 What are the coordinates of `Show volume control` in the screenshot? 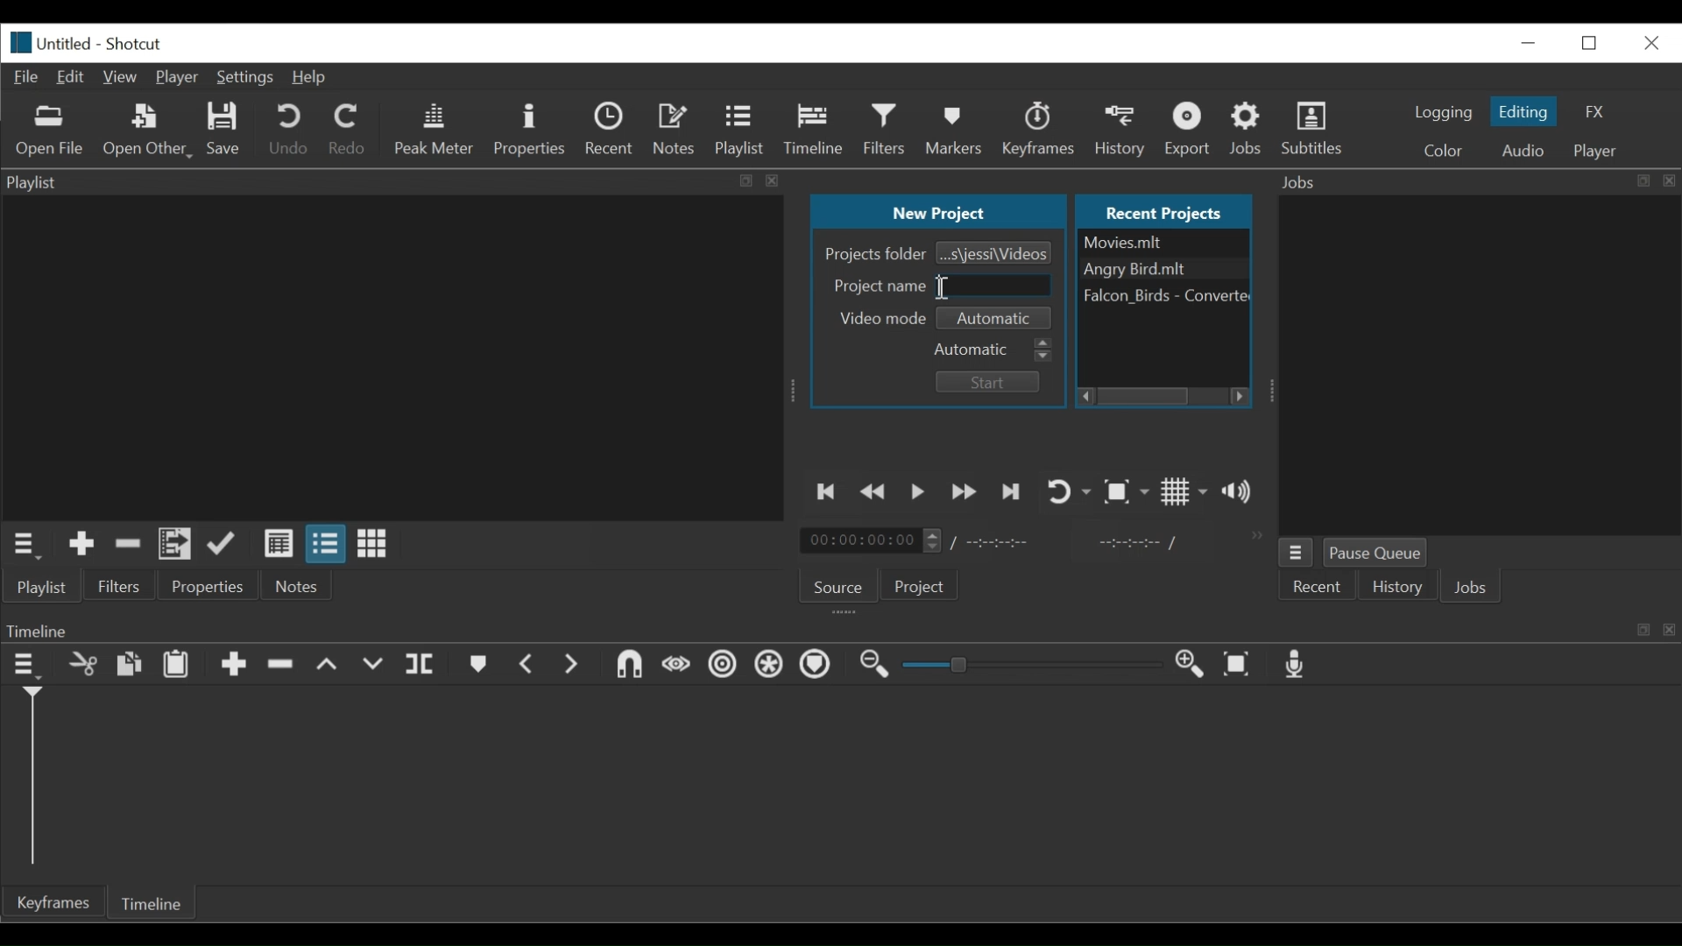 It's located at (1241, 495).